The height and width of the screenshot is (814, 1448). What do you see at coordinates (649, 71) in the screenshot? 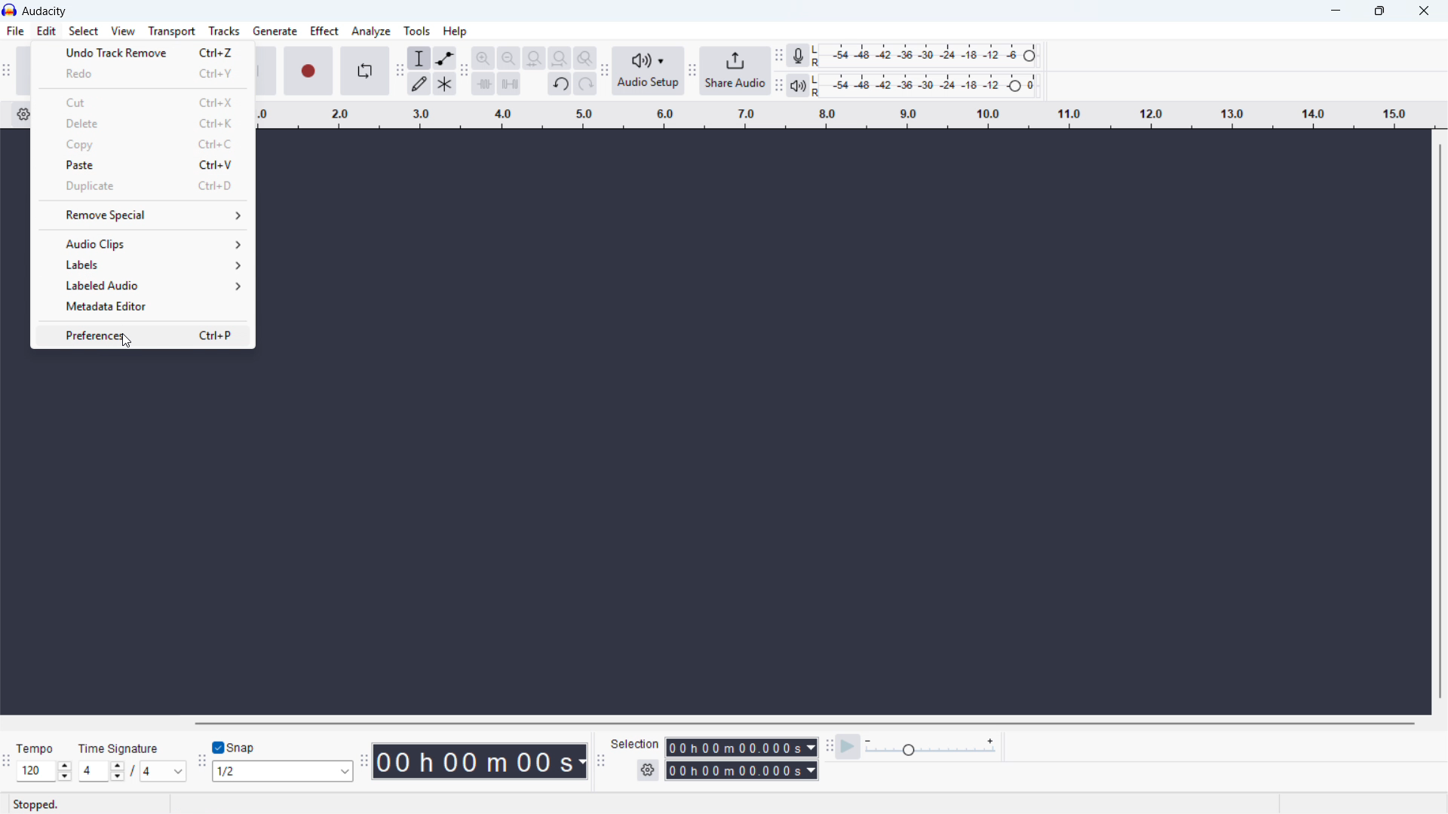
I see `audio setup` at bounding box center [649, 71].